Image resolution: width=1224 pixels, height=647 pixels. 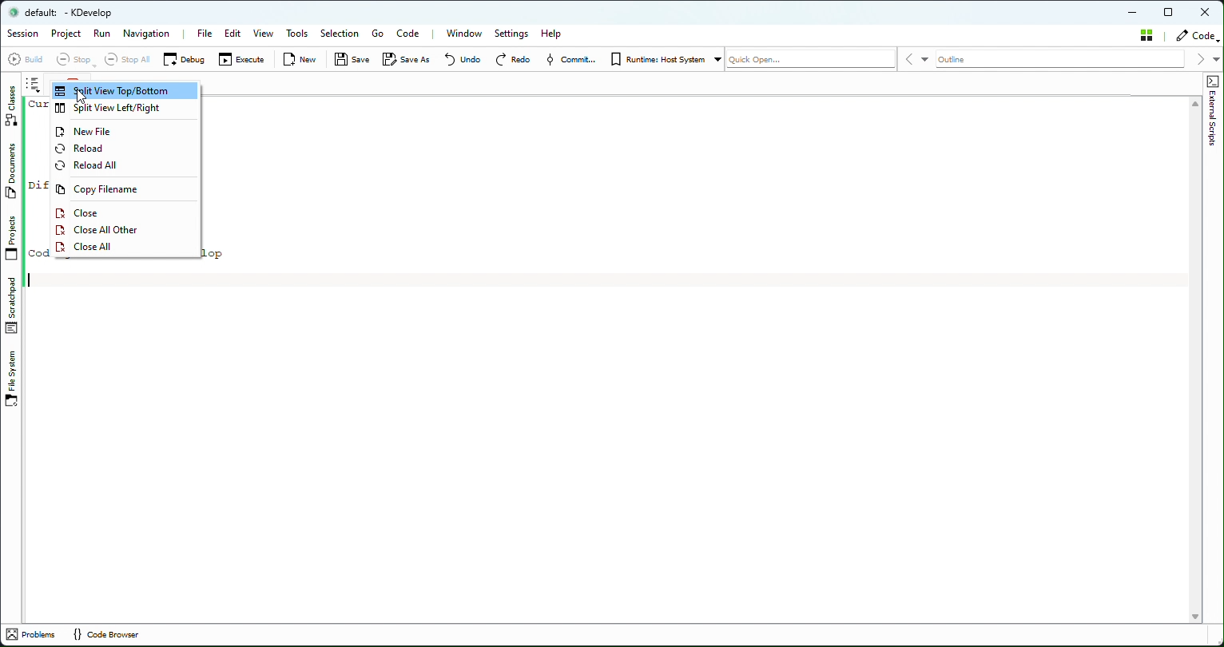 I want to click on Classes, so click(x=10, y=107).